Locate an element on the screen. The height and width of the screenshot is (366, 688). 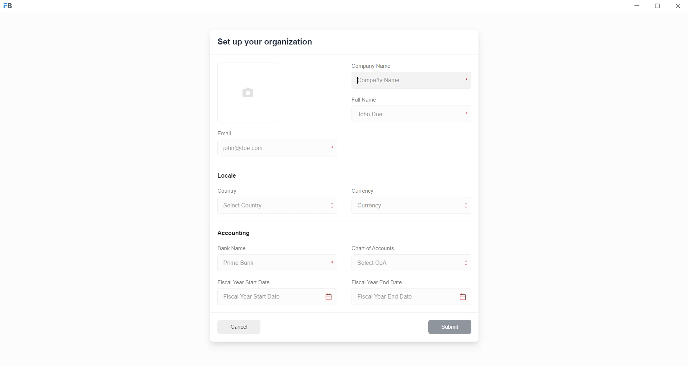
move to below country is located at coordinates (334, 210).